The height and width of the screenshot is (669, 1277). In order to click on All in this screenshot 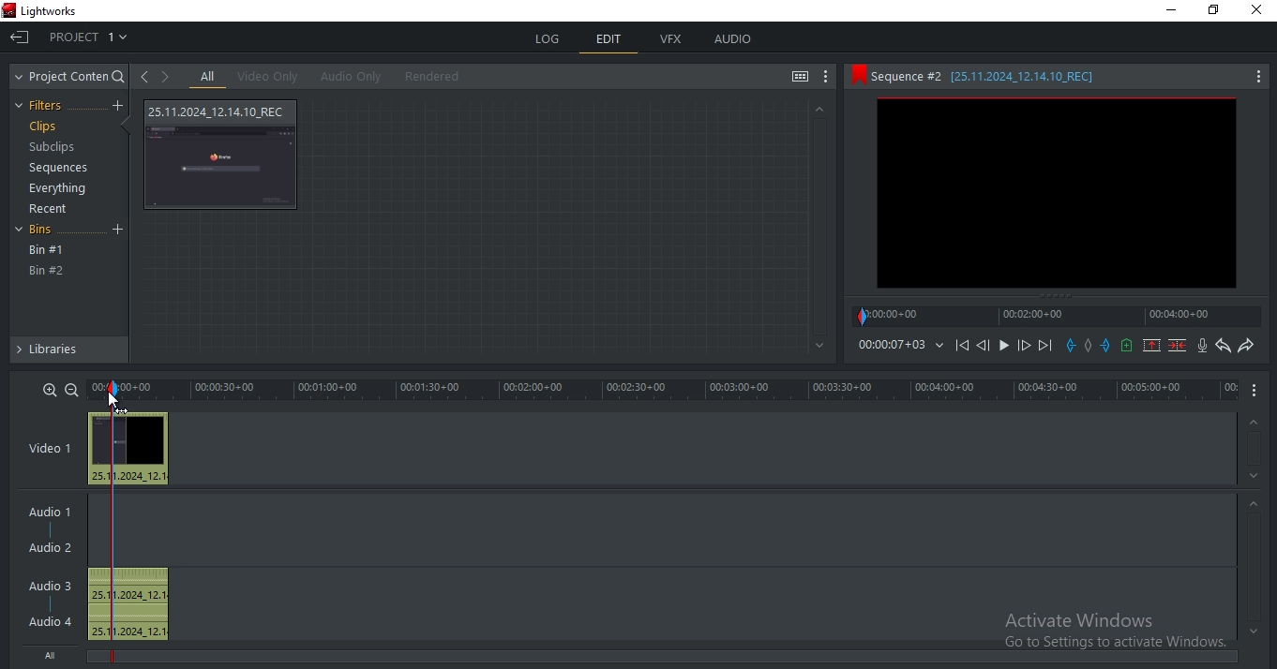, I will do `click(55, 657)`.